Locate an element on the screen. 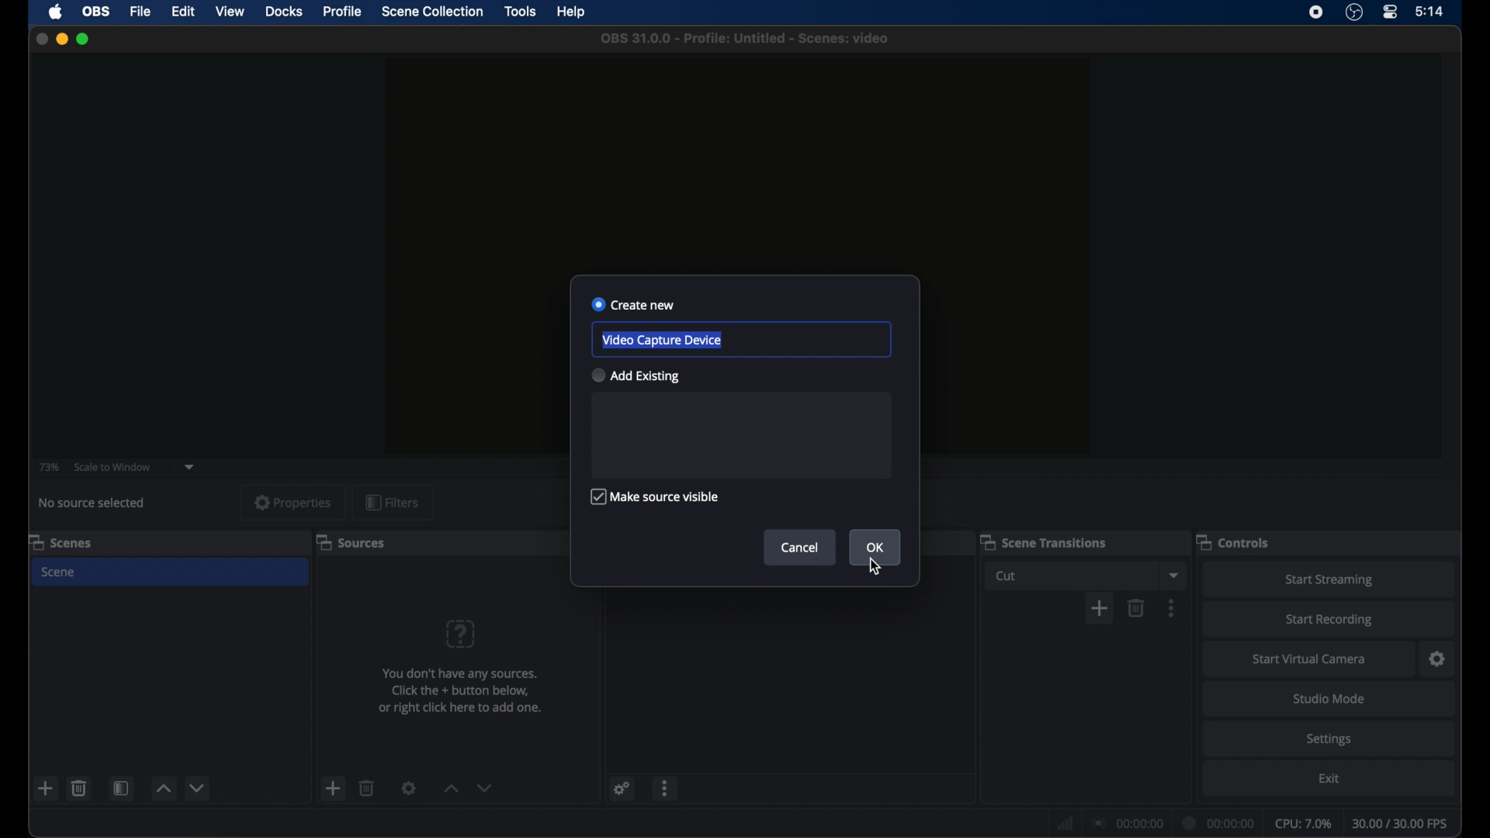 The width and height of the screenshot is (1490, 838). settings is located at coordinates (1438, 660).